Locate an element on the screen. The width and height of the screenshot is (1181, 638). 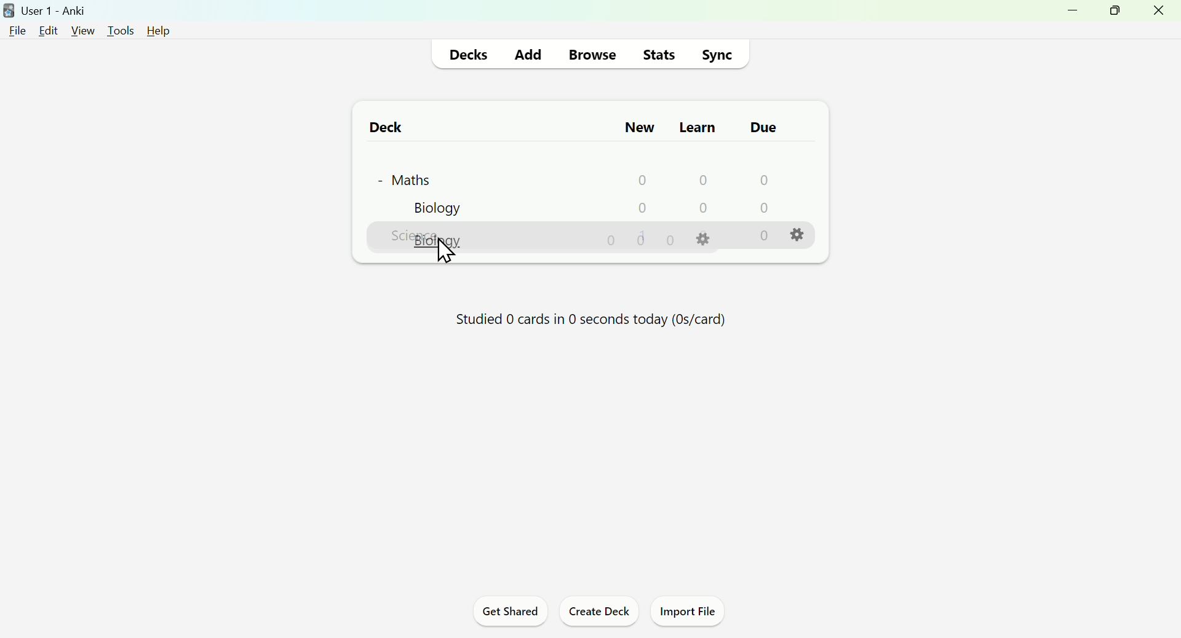
0 is located at coordinates (763, 179).